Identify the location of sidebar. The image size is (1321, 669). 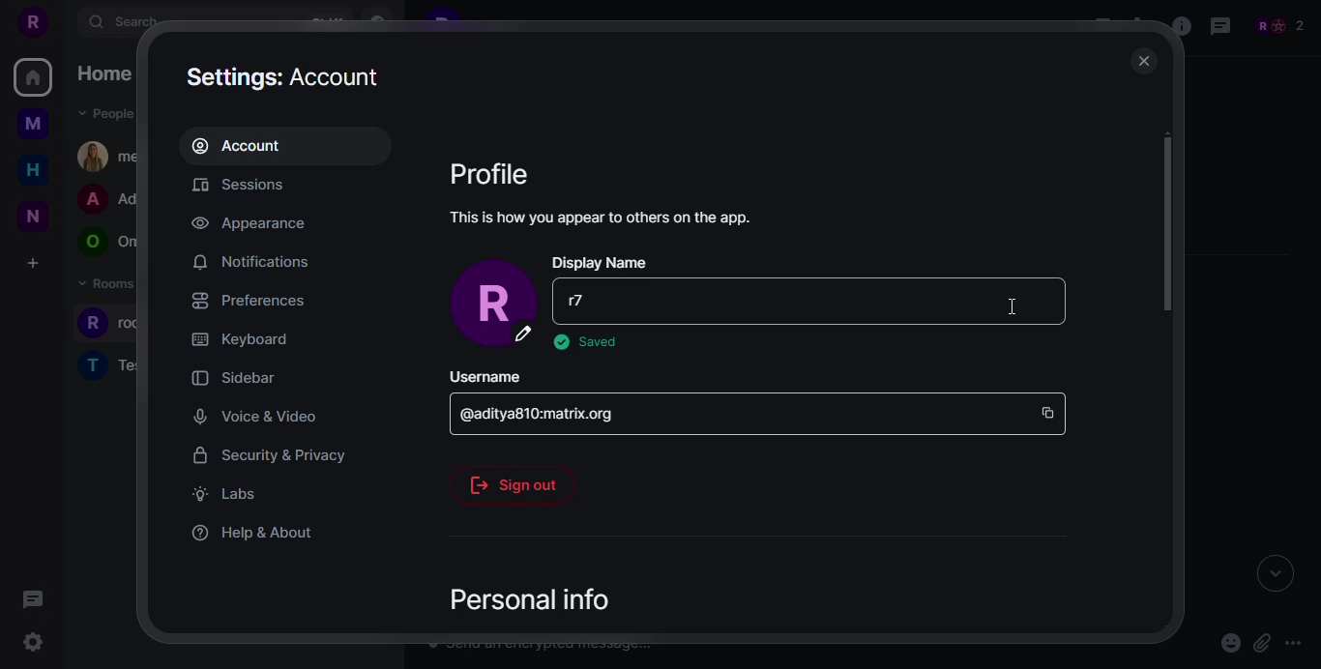
(236, 377).